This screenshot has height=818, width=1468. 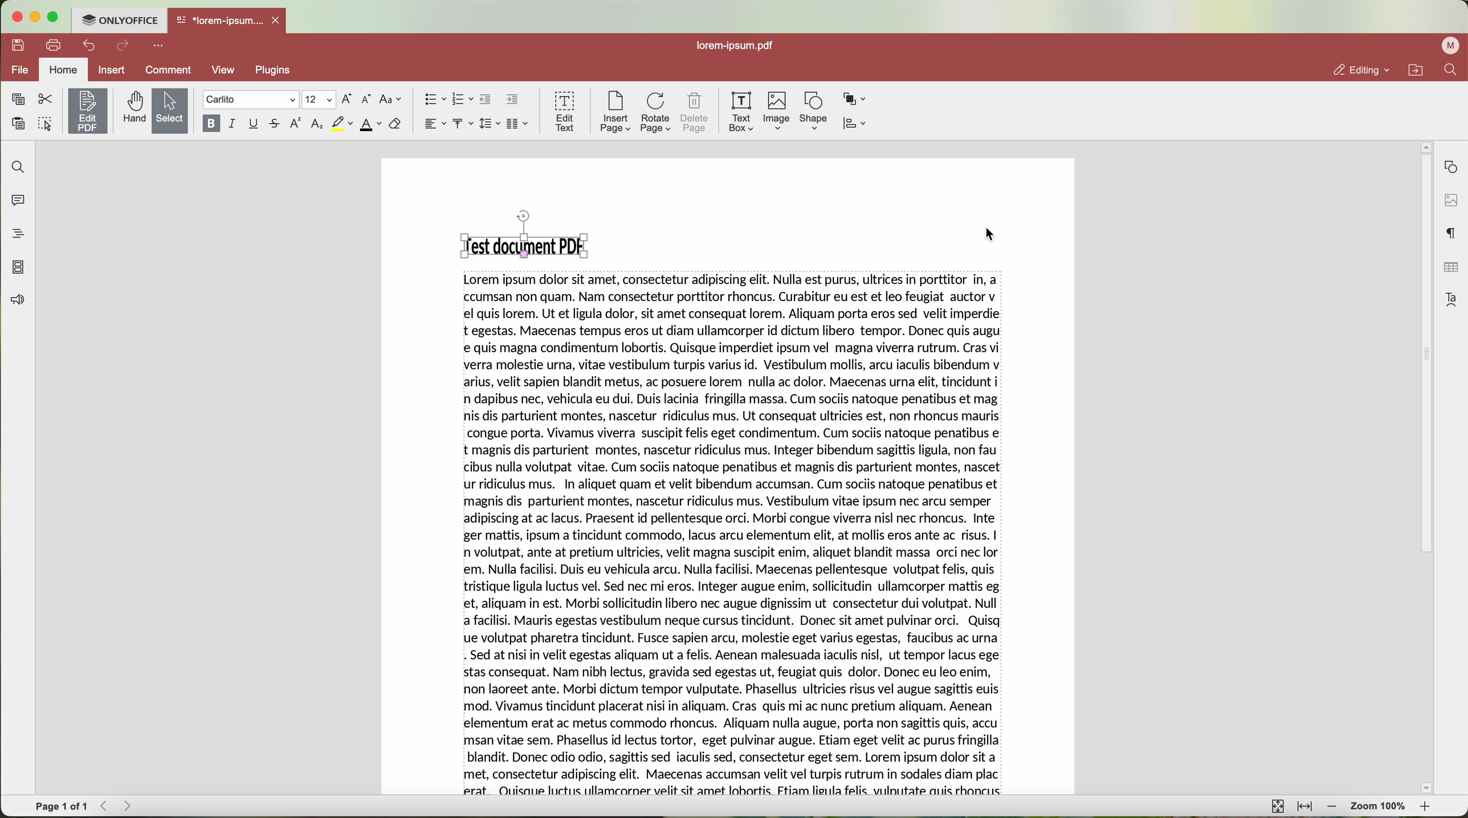 What do you see at coordinates (1332, 807) in the screenshot?
I see `zoom out` at bounding box center [1332, 807].